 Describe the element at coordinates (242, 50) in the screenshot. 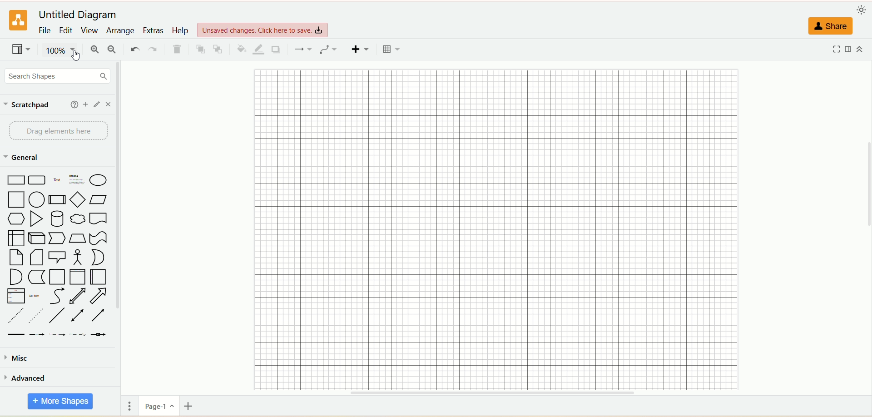

I see `fill color` at that location.